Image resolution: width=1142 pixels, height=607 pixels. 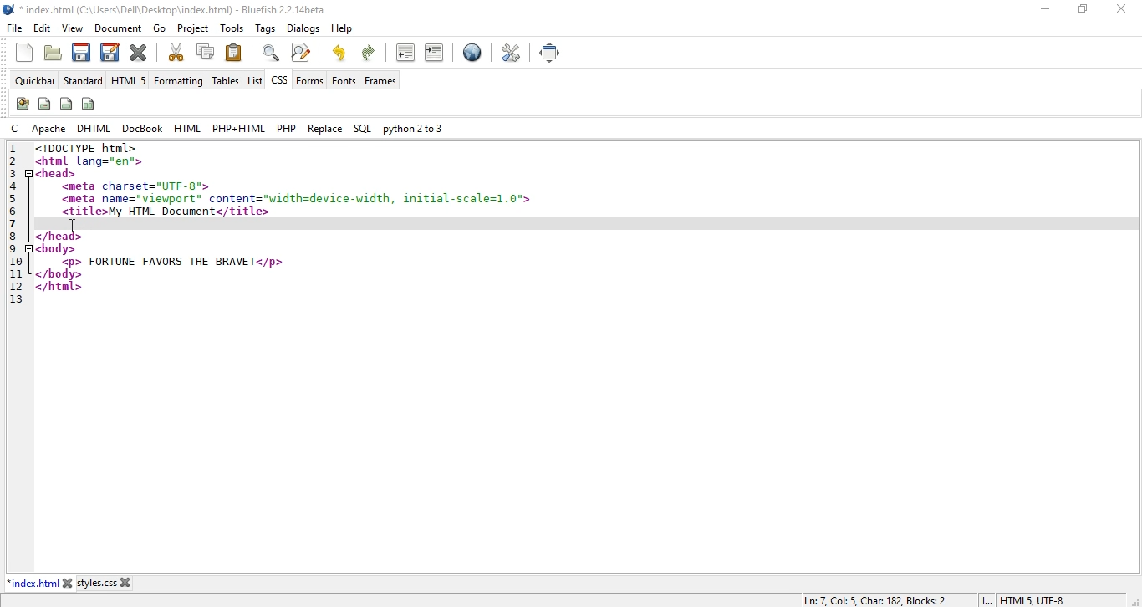 What do you see at coordinates (472, 54) in the screenshot?
I see `preview in browser` at bounding box center [472, 54].